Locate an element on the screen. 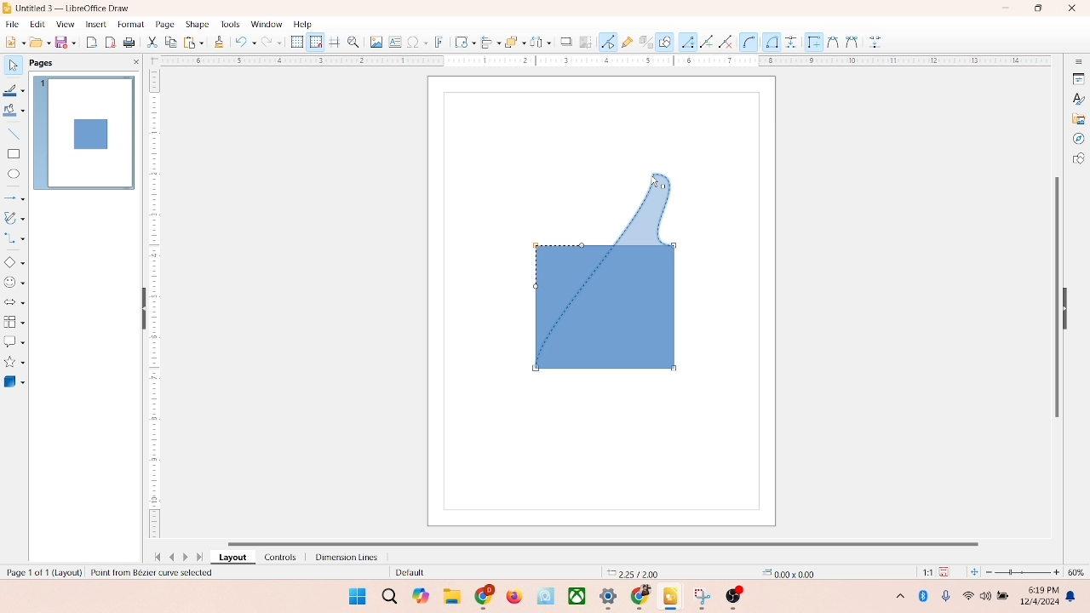 The height and width of the screenshot is (613, 1090). Arc tool is located at coordinates (729, 42).